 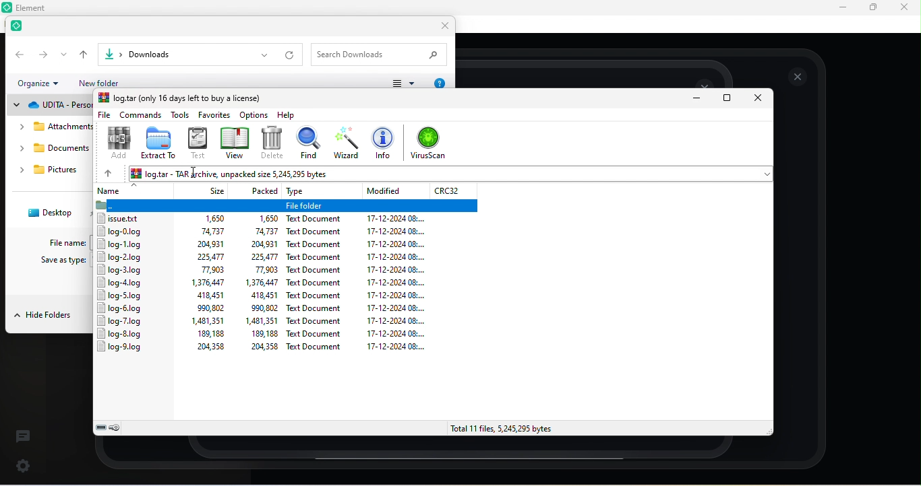 I want to click on 17-12-2024 08:..., so click(x=397, y=256).